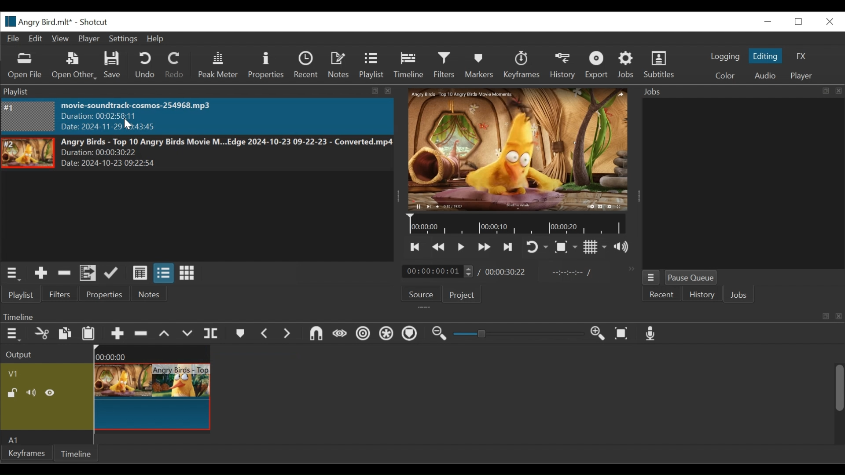 The image size is (845, 475). I want to click on Redo, so click(176, 65).